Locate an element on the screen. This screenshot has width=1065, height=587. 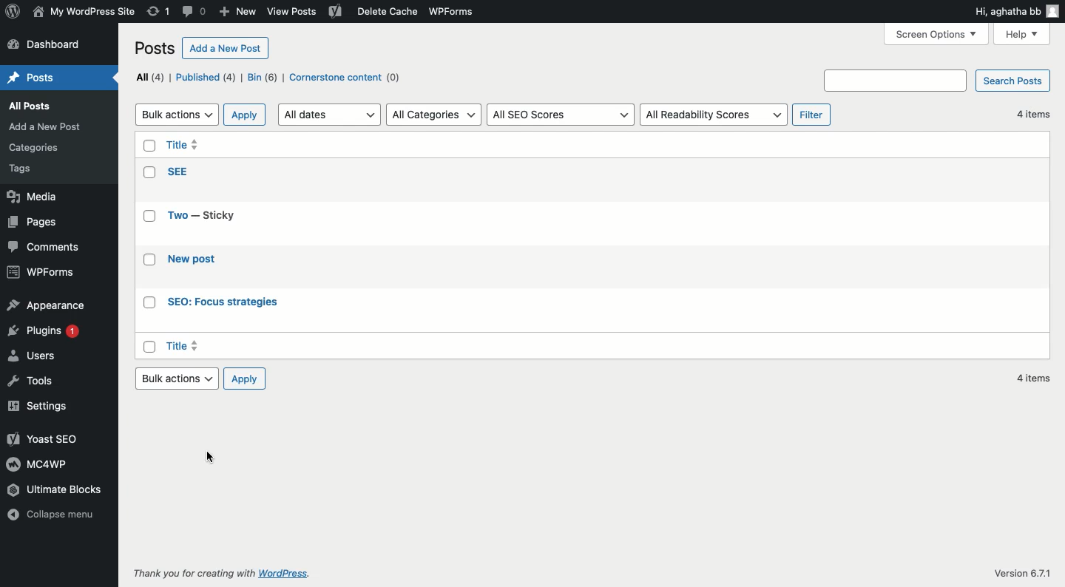
Ultimate blocks is located at coordinates (66, 490).